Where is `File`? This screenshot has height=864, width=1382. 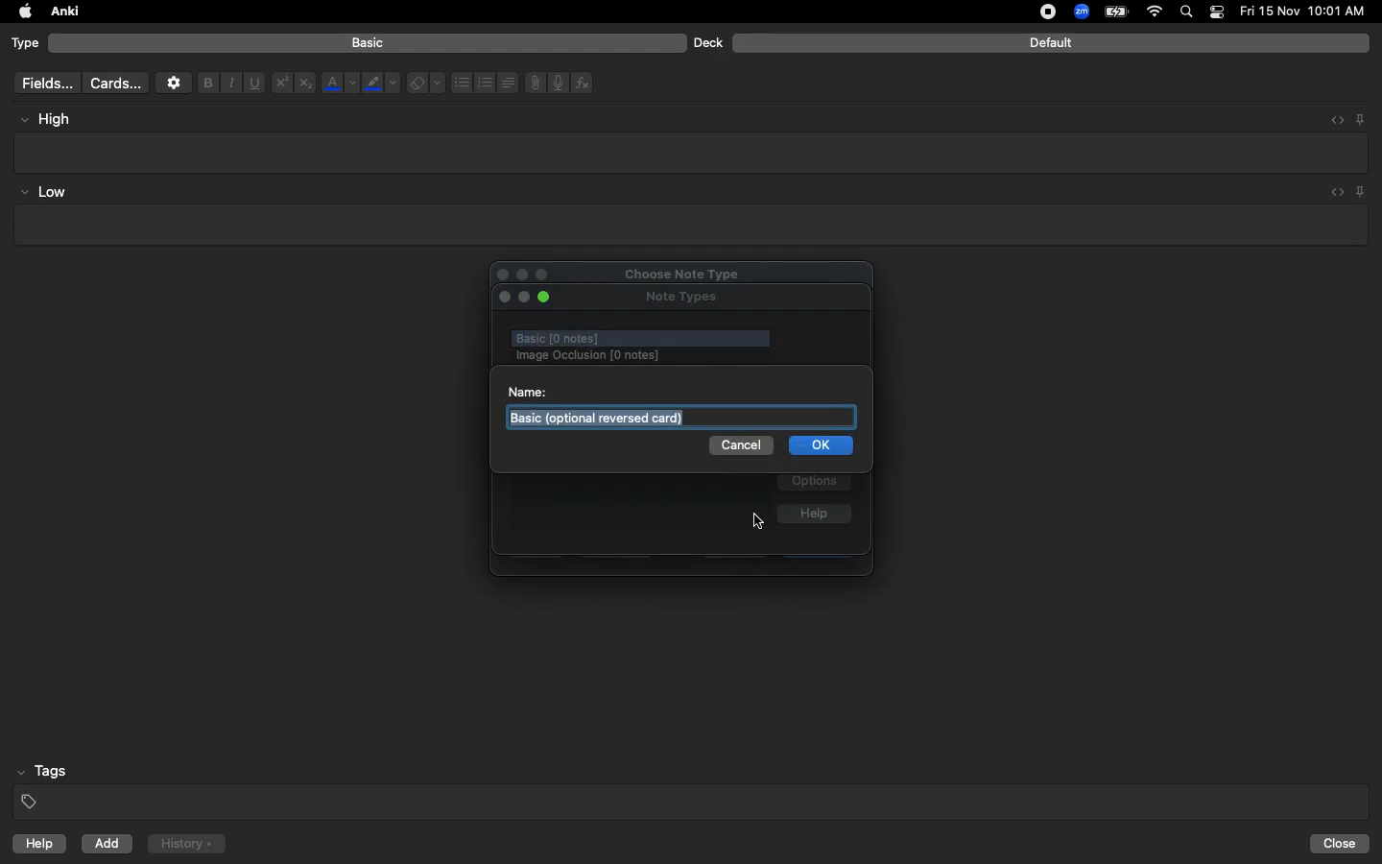
File is located at coordinates (532, 83).